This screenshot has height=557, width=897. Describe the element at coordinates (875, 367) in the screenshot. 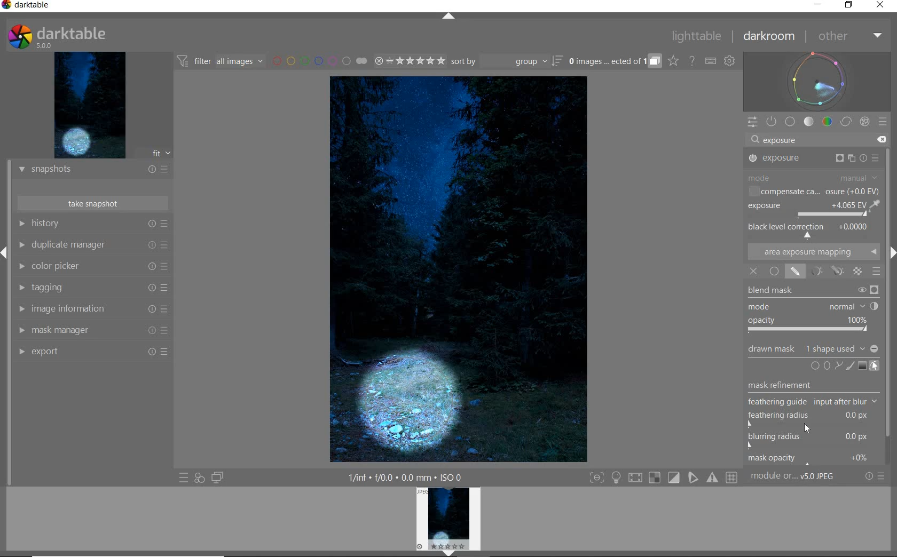

I see `SHOW & EDIT MASK ELEMENTS` at that location.